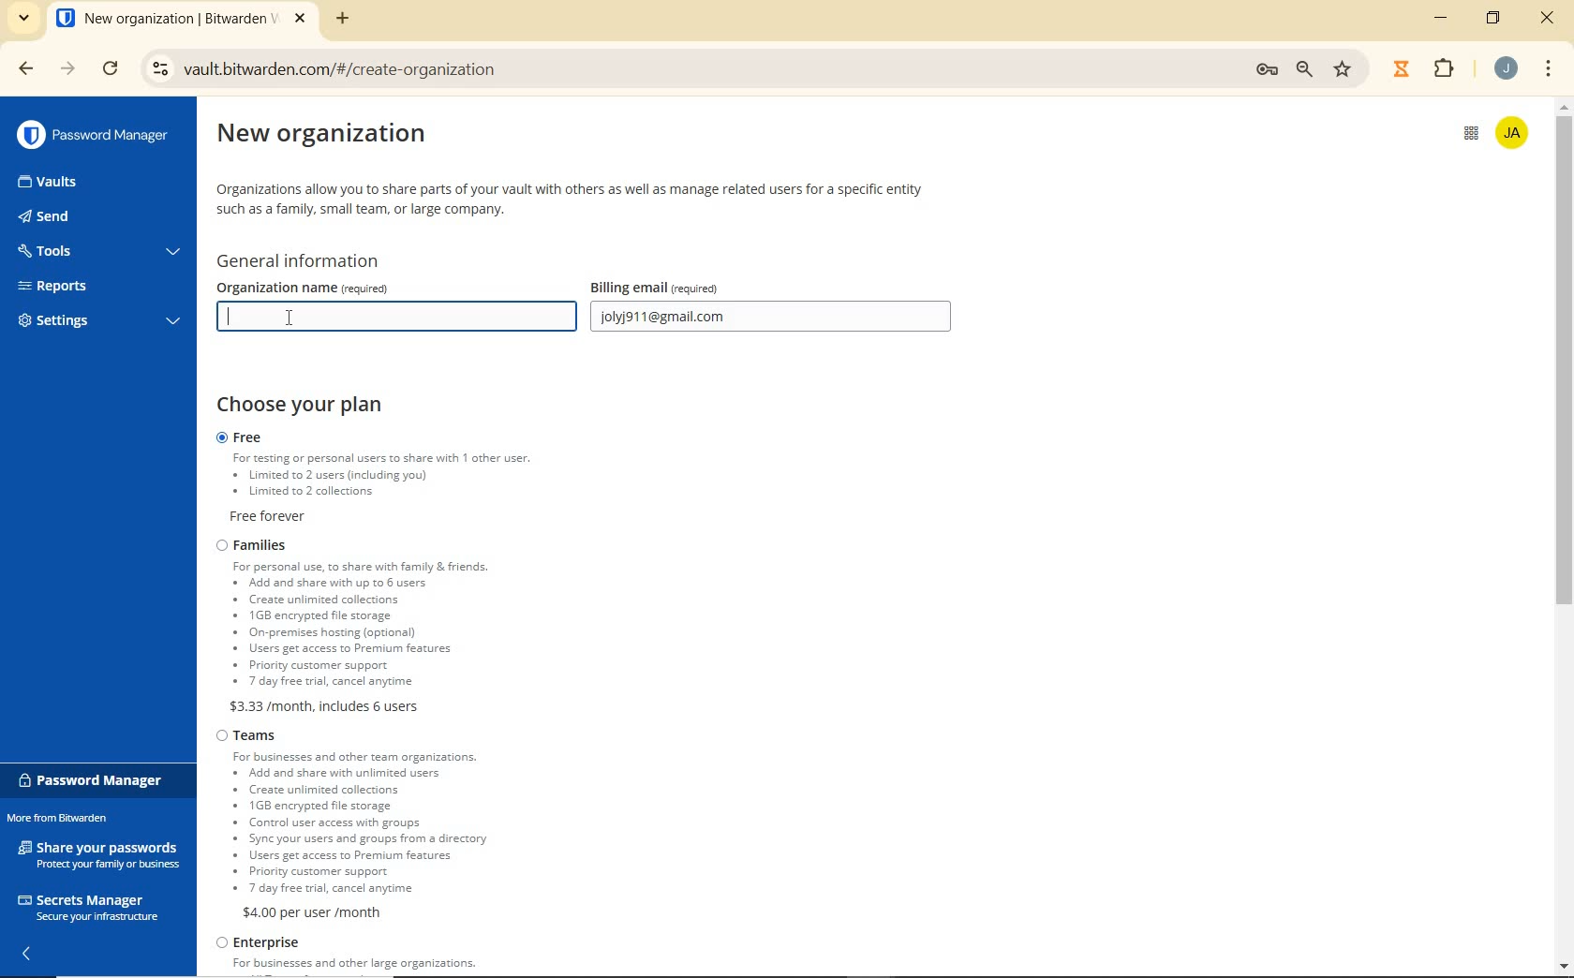 The height and width of the screenshot is (978, 1574). Describe the element at coordinates (95, 780) in the screenshot. I see `password manager` at that location.